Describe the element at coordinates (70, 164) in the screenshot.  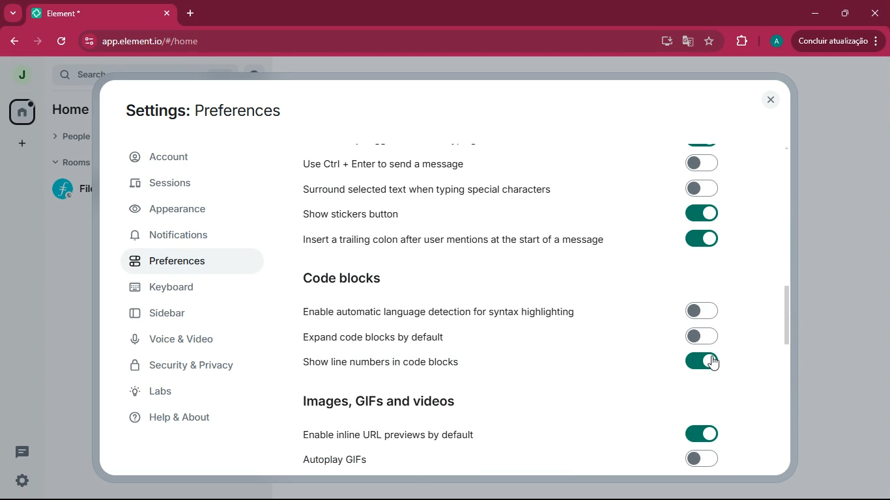
I see `rooms` at that location.